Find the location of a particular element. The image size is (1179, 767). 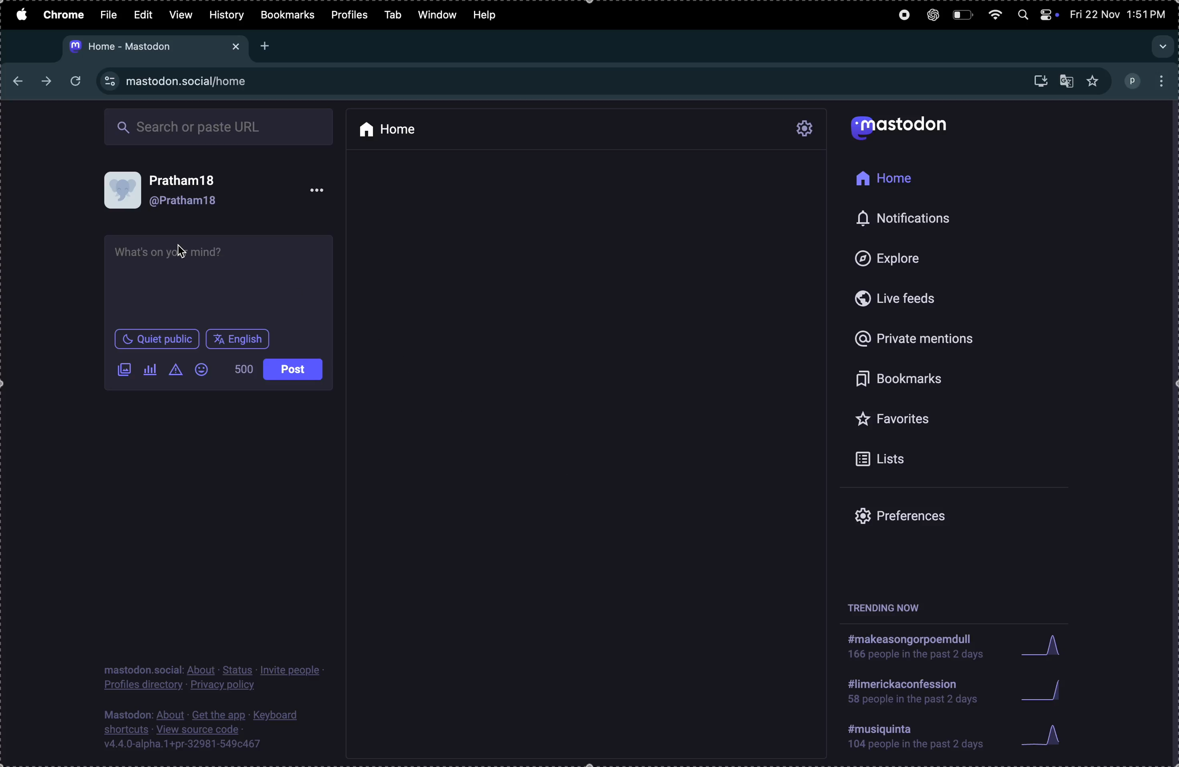

file is located at coordinates (108, 15).